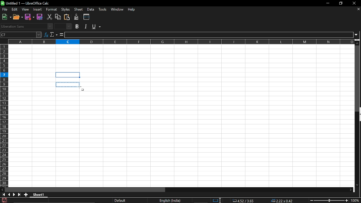  Describe the element at coordinates (359, 9) in the screenshot. I see `Close document` at that location.